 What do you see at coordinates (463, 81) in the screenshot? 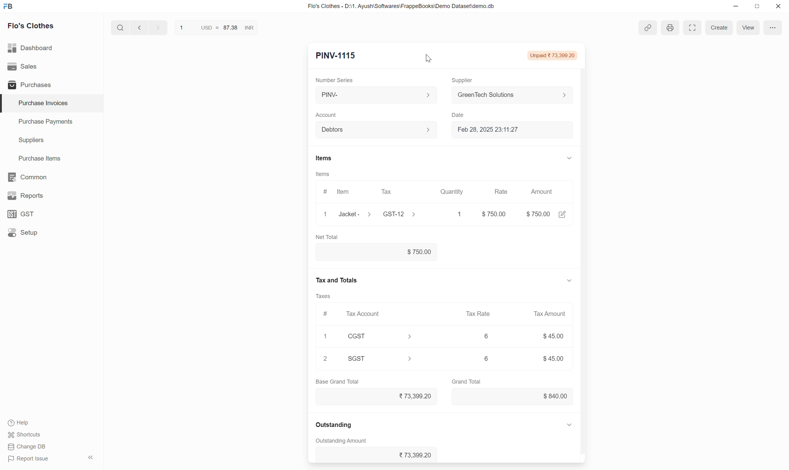
I see `Supplier` at bounding box center [463, 81].